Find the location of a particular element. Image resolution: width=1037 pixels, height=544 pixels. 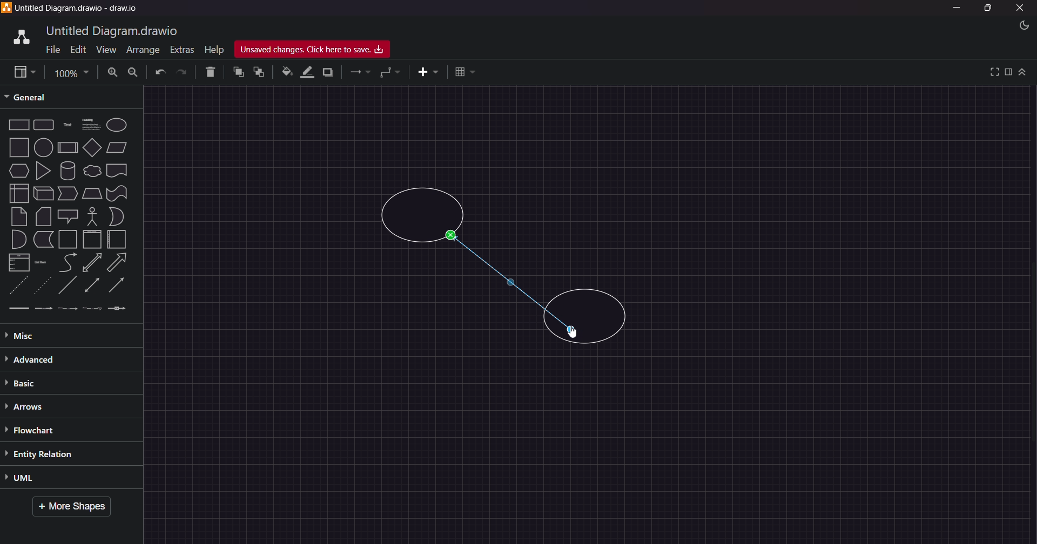

to front is located at coordinates (237, 72).